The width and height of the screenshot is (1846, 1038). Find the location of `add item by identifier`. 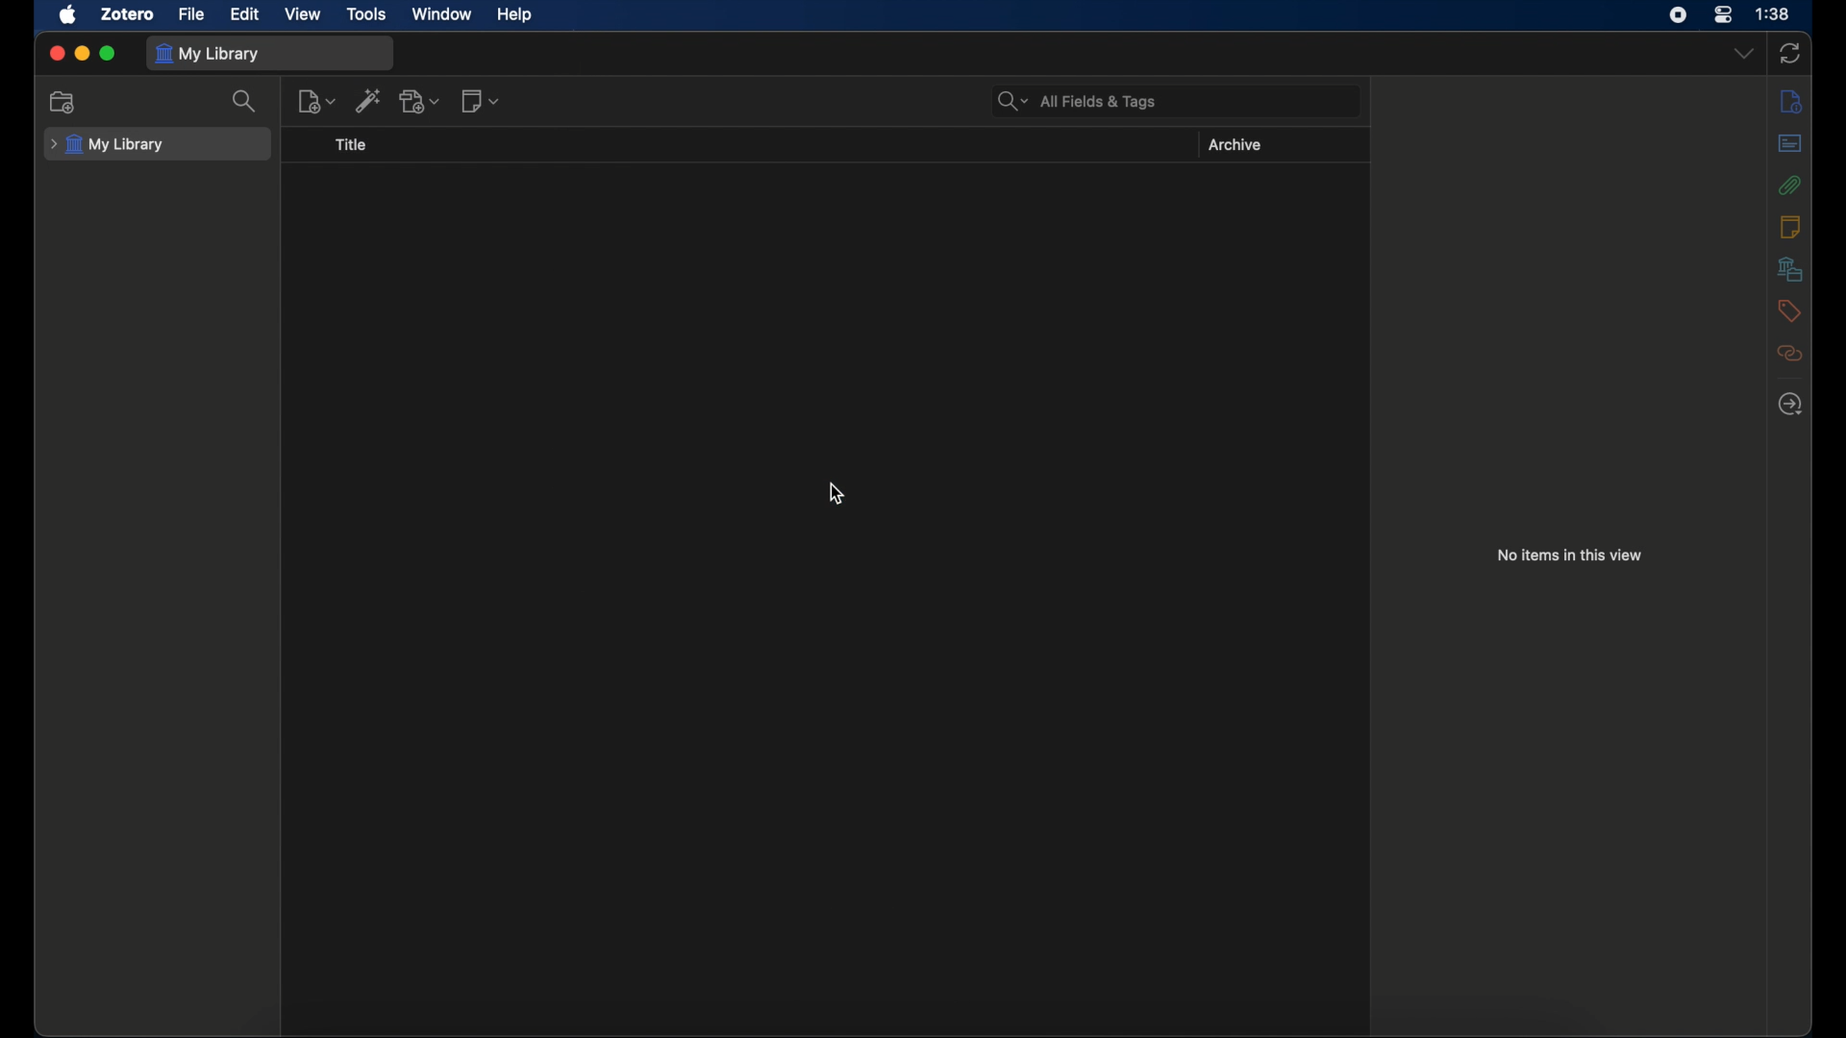

add item by identifier is located at coordinates (369, 100).